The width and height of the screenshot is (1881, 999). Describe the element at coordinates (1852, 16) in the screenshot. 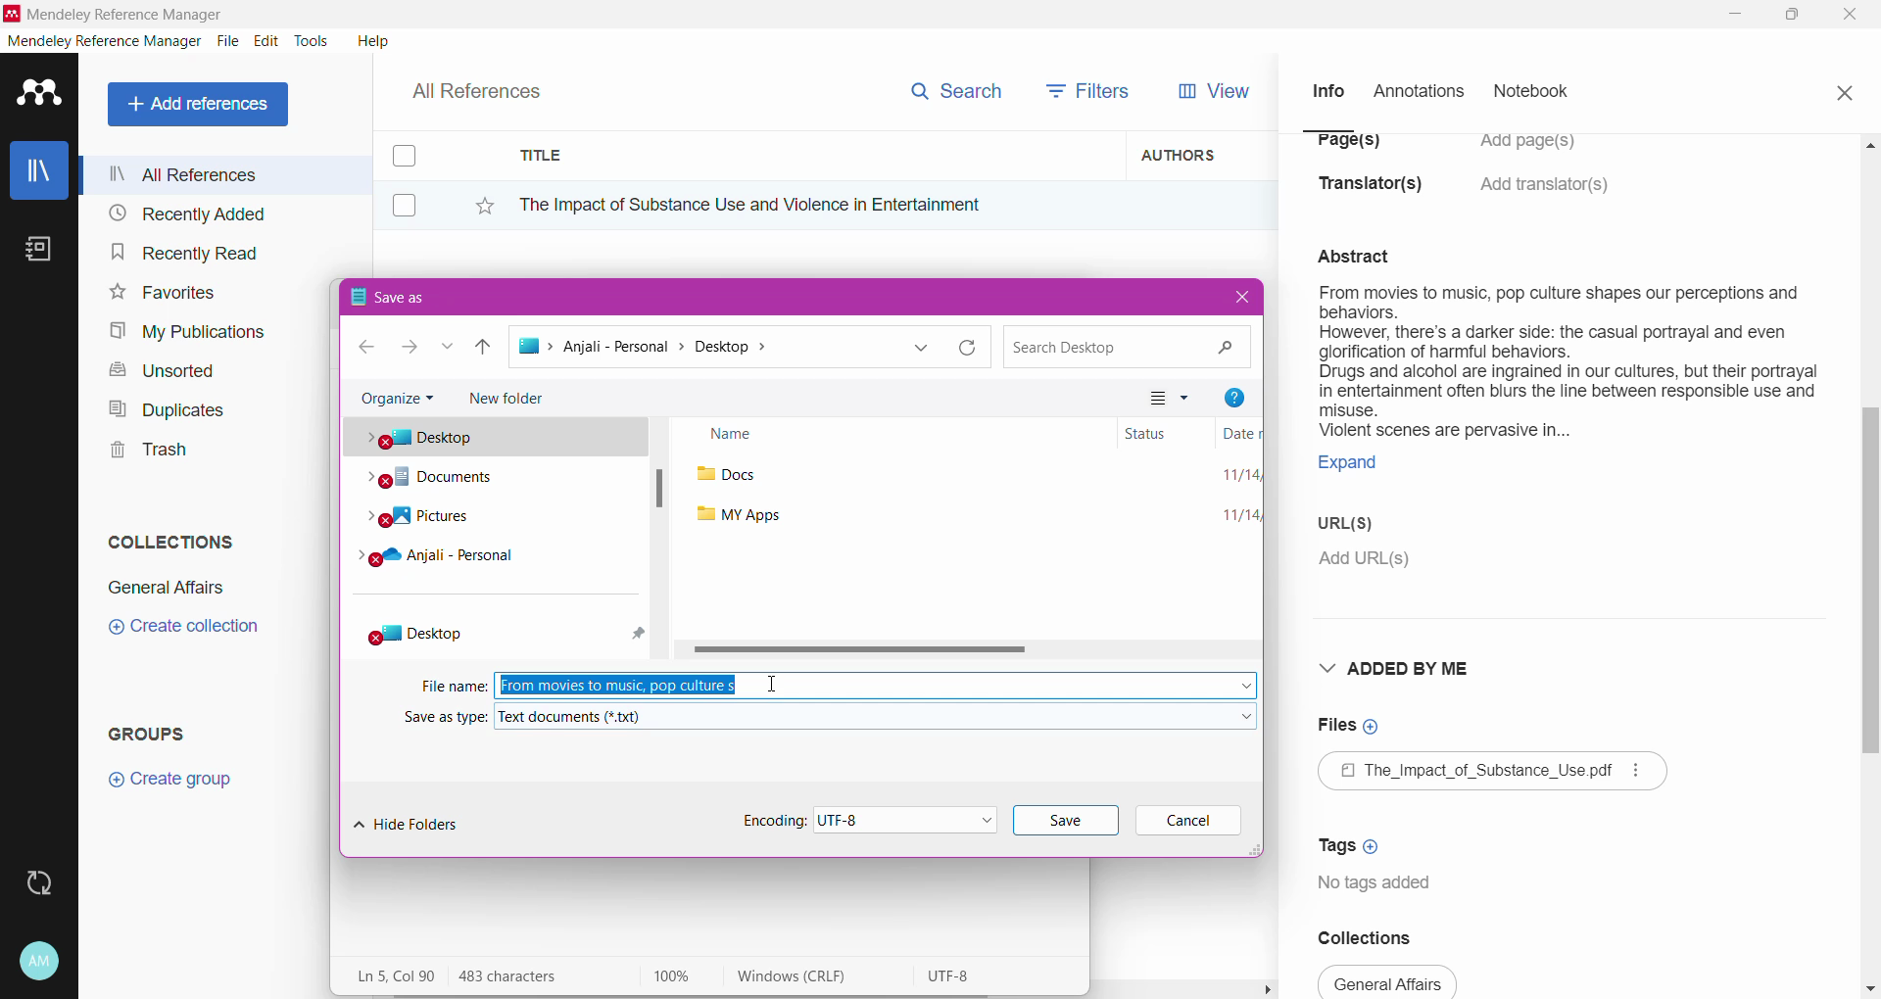

I see `Close` at that location.